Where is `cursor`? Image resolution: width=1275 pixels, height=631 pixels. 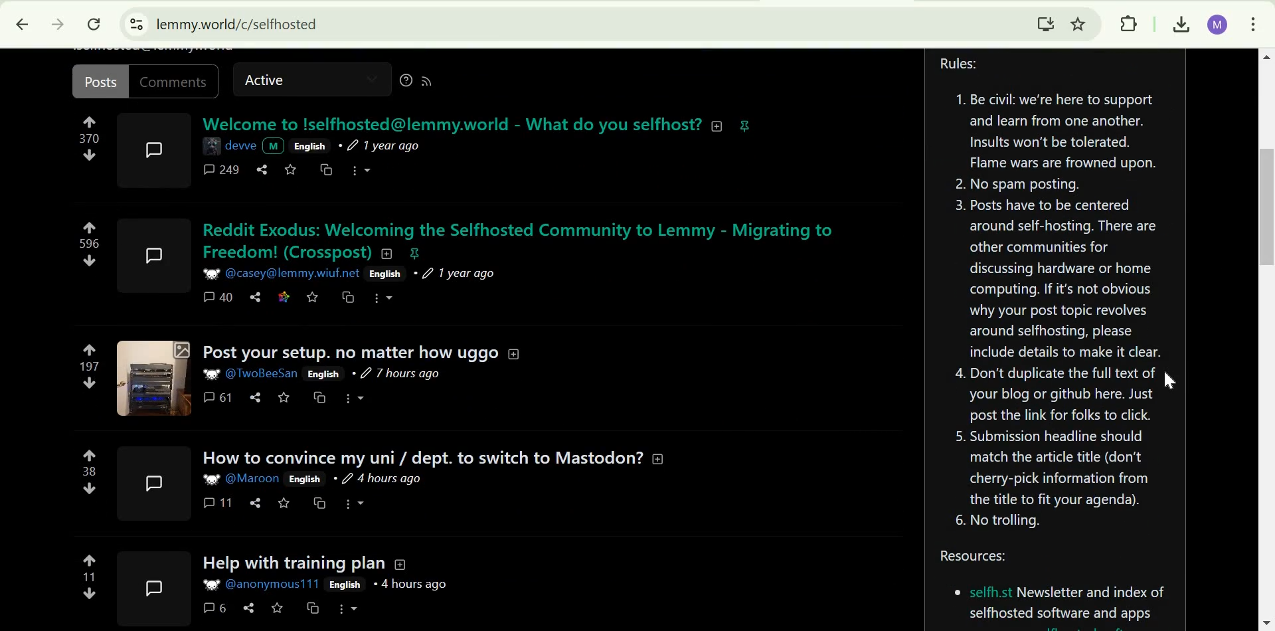 cursor is located at coordinates (1167, 382).